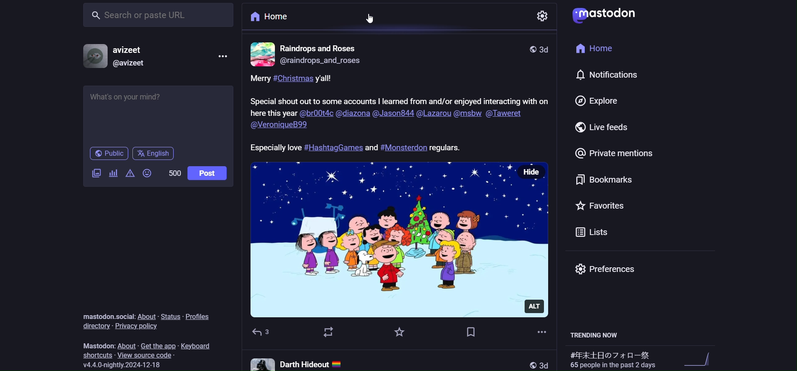 This screenshot has width=797, height=371. Describe the element at coordinates (225, 57) in the screenshot. I see `more` at that location.